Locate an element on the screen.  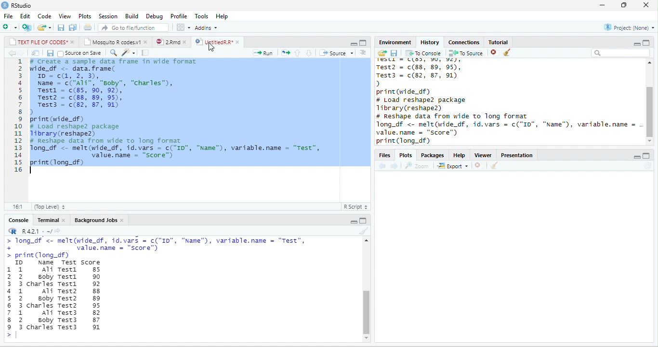
back is located at coordinates (382, 166).